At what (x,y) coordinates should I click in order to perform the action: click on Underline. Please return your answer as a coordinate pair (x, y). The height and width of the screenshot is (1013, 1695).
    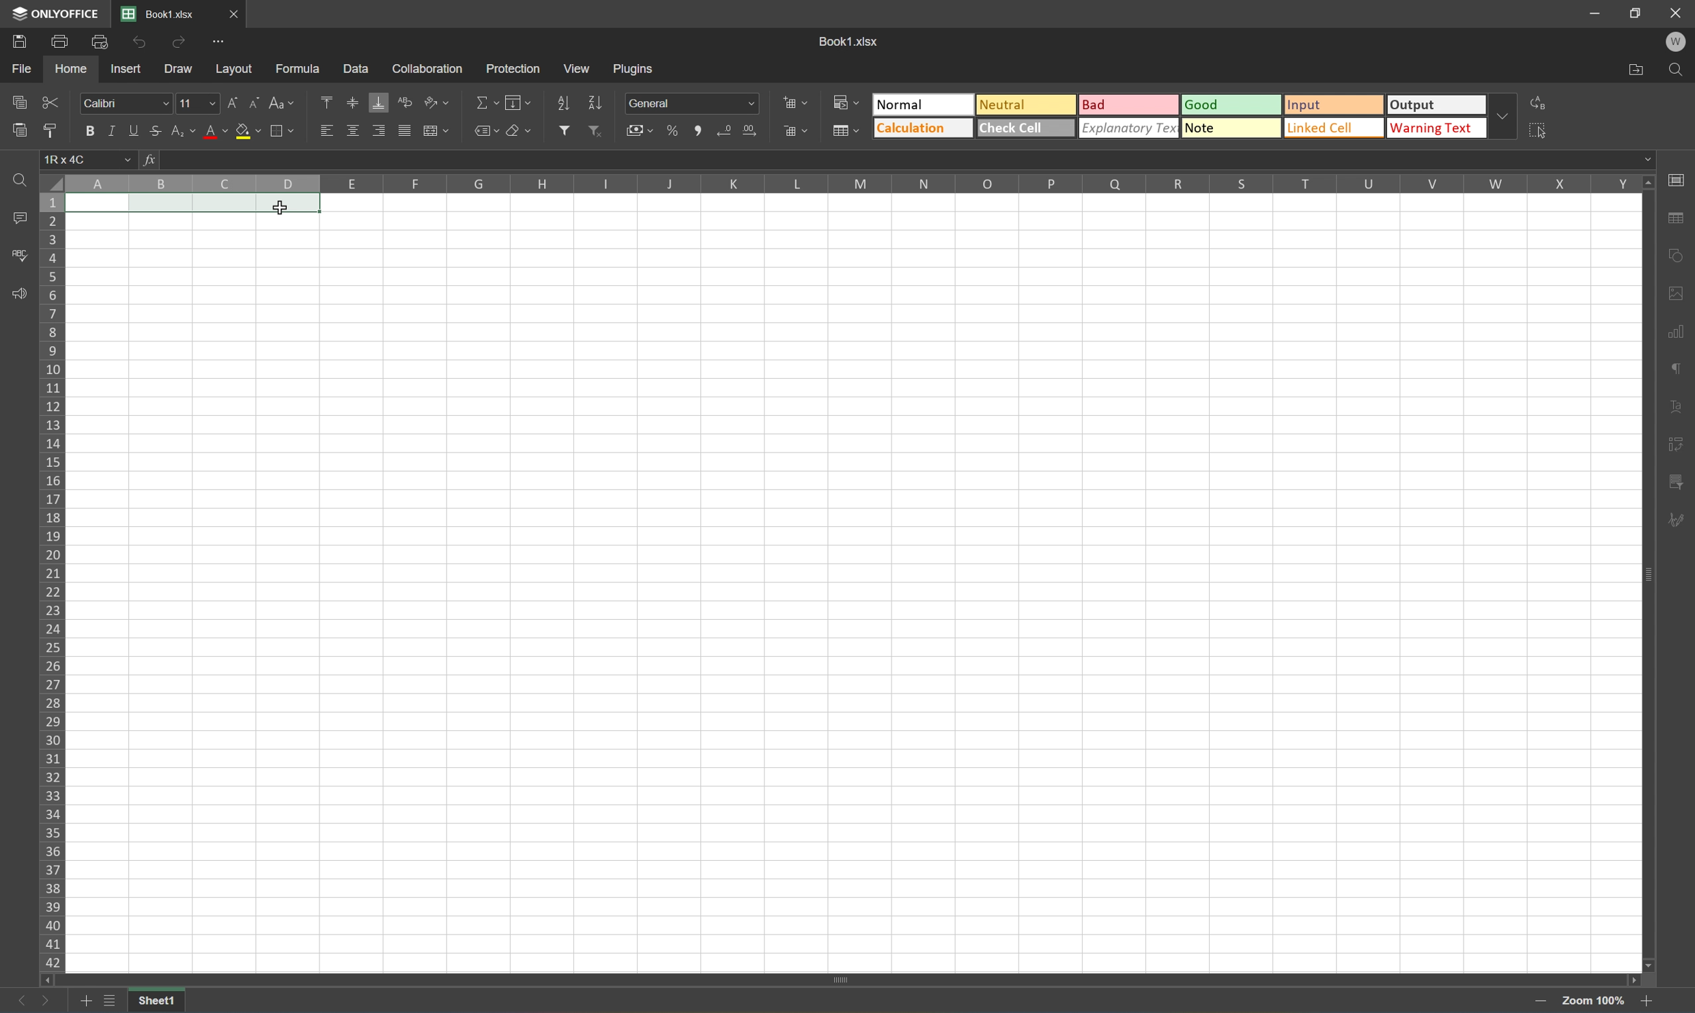
    Looking at the image, I should click on (136, 131).